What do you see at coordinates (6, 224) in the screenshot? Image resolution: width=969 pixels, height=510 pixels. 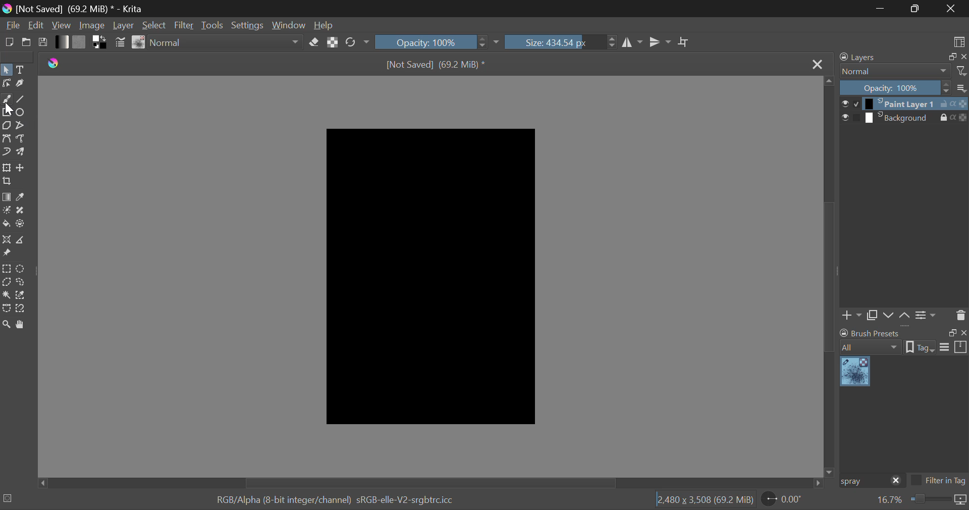 I see `Fill` at bounding box center [6, 224].